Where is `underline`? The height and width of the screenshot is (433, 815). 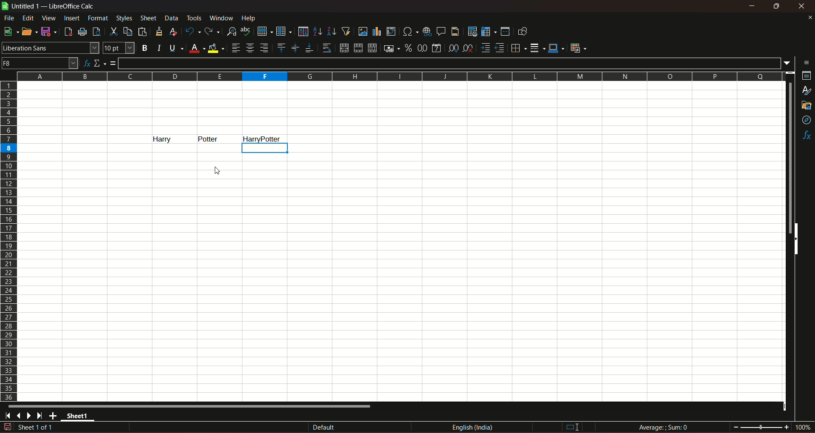
underline is located at coordinates (176, 48).